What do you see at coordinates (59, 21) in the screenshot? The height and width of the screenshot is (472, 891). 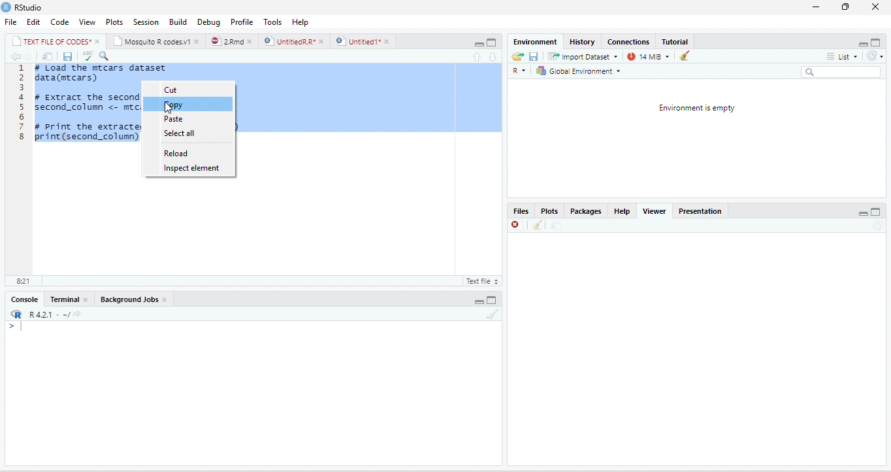 I see `Code` at bounding box center [59, 21].